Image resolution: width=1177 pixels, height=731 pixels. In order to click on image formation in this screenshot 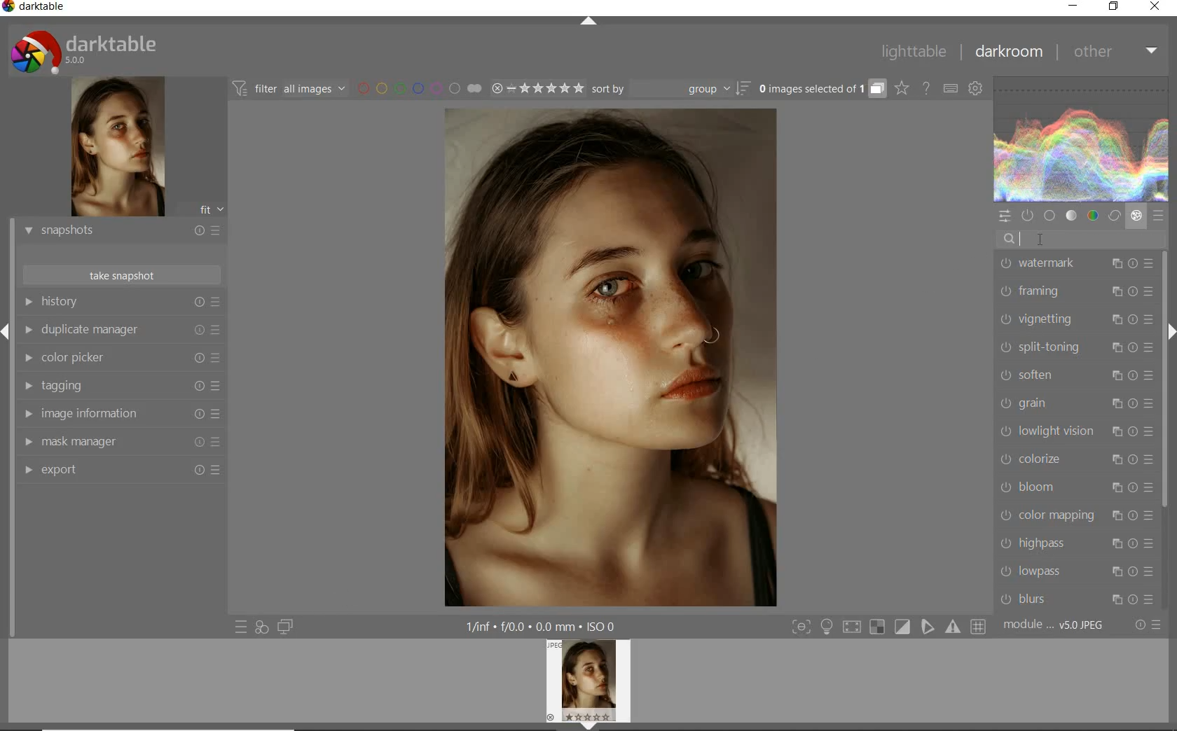, I will do `click(118, 414)`.